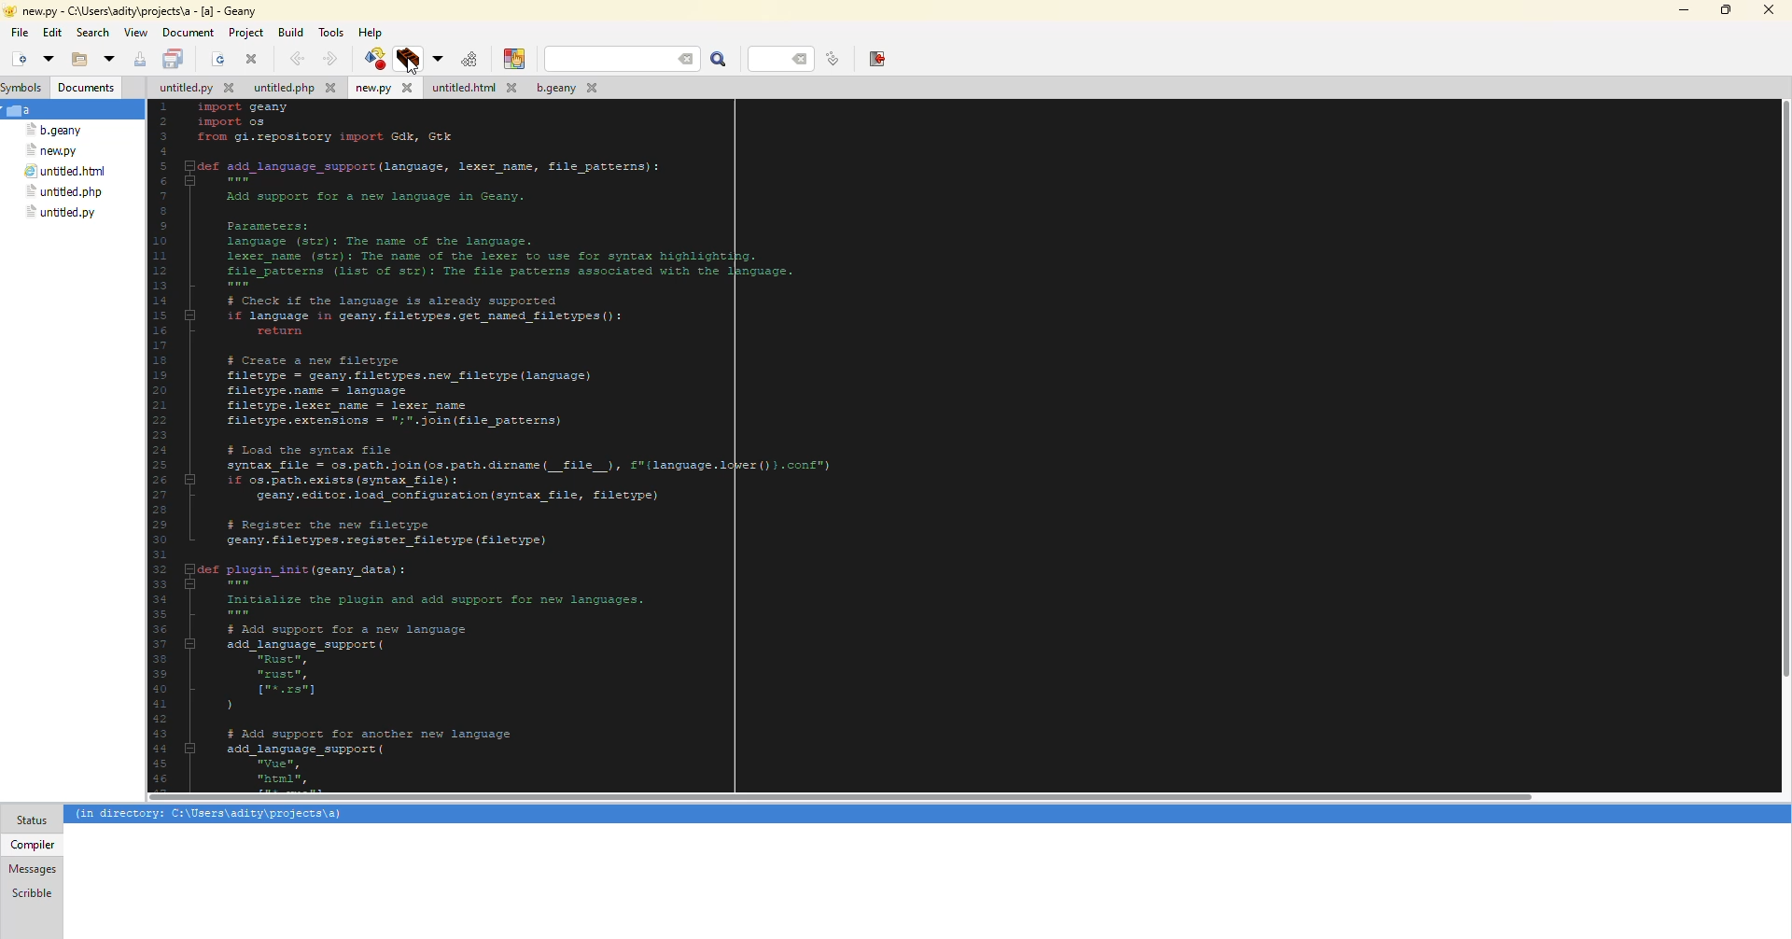 This screenshot has width=1792, height=939. What do you see at coordinates (1722, 8) in the screenshot?
I see `maximize` at bounding box center [1722, 8].